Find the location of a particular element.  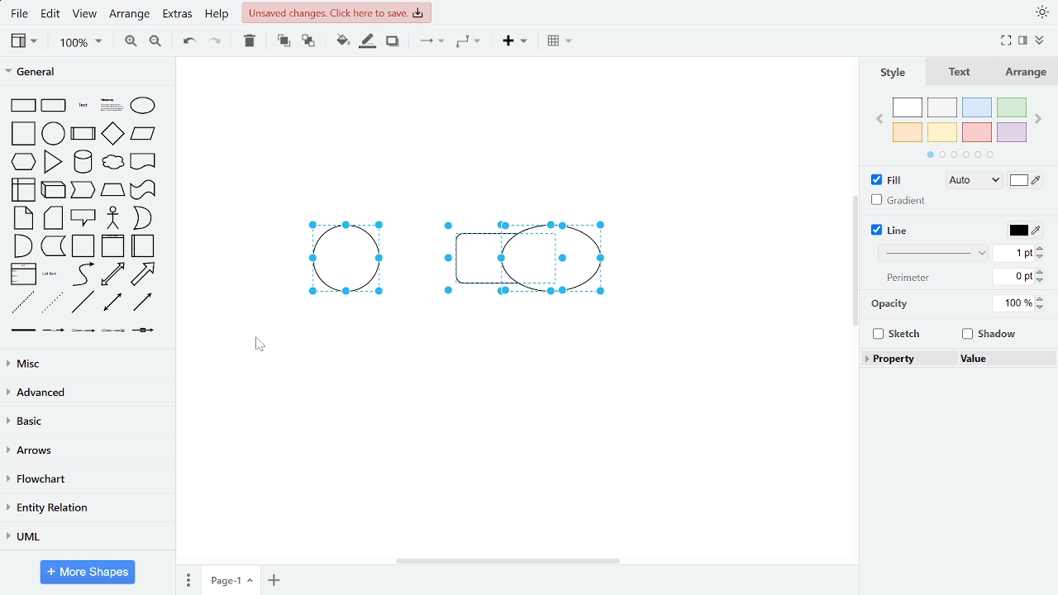

Page-1 is located at coordinates (231, 579).